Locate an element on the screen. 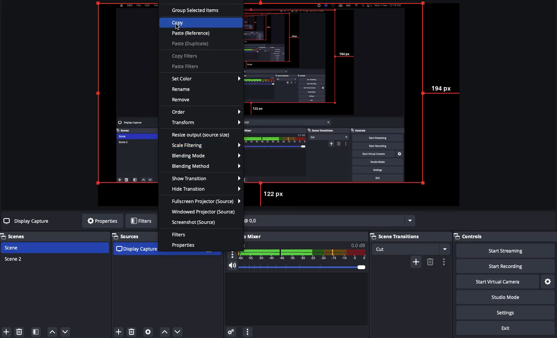 This screenshot has height=338, width=557. Scene 2 is located at coordinates (14, 258).